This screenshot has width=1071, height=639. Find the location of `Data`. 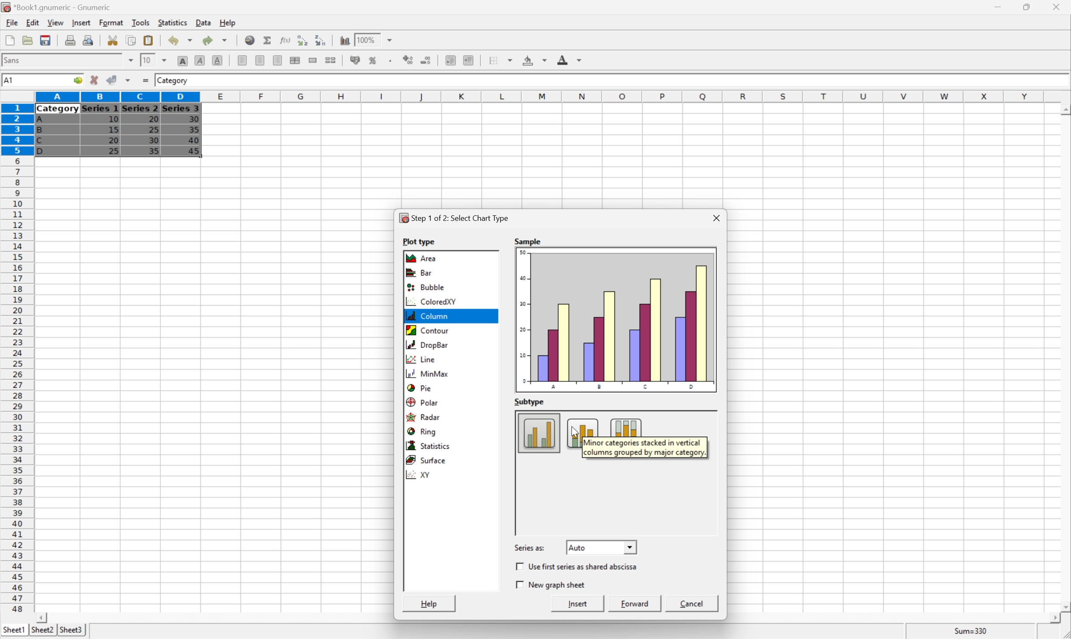

Data is located at coordinates (204, 22).